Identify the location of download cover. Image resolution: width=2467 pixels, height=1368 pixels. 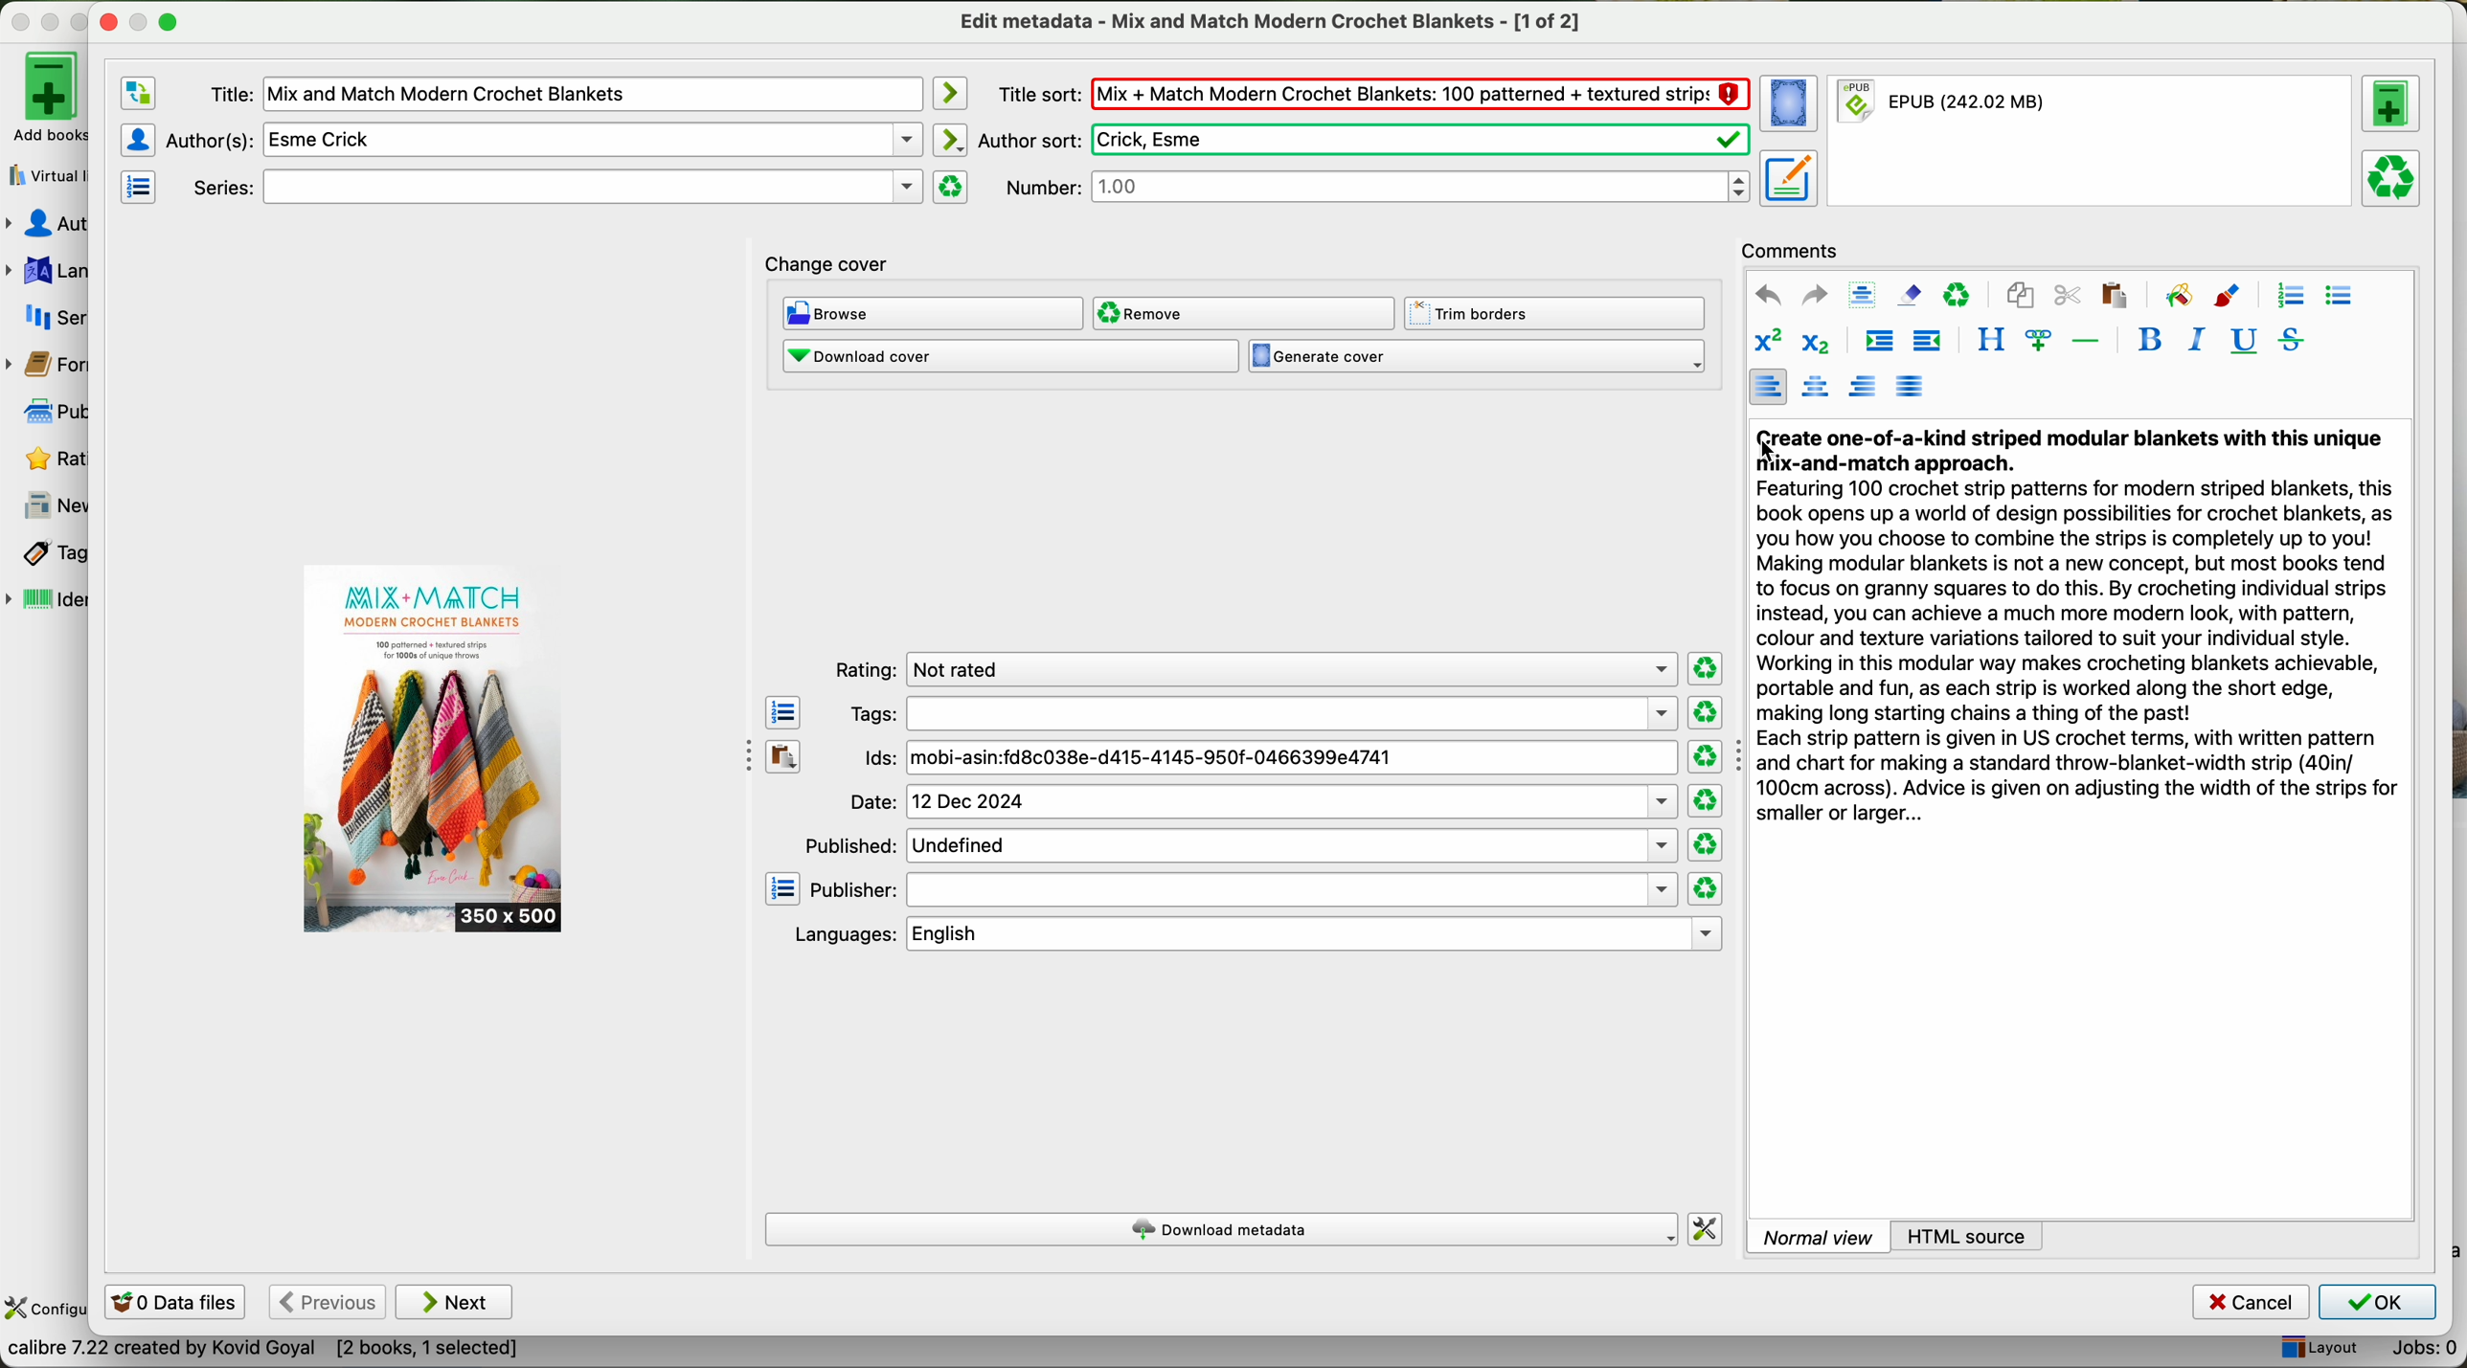
(1009, 356).